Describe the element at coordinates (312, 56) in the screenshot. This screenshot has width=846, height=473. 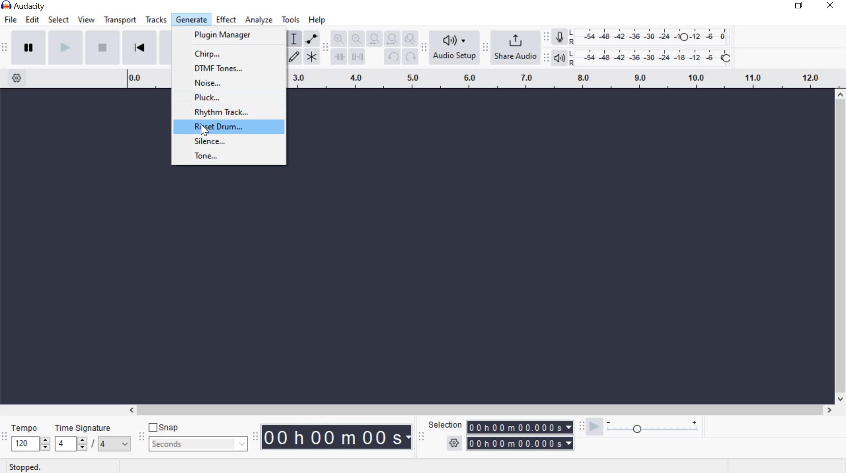
I see `Multi-Tool` at that location.